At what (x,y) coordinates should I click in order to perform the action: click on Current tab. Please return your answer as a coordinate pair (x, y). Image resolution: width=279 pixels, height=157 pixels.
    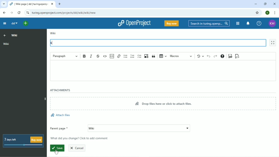
    Looking at the image, I should click on (32, 4).